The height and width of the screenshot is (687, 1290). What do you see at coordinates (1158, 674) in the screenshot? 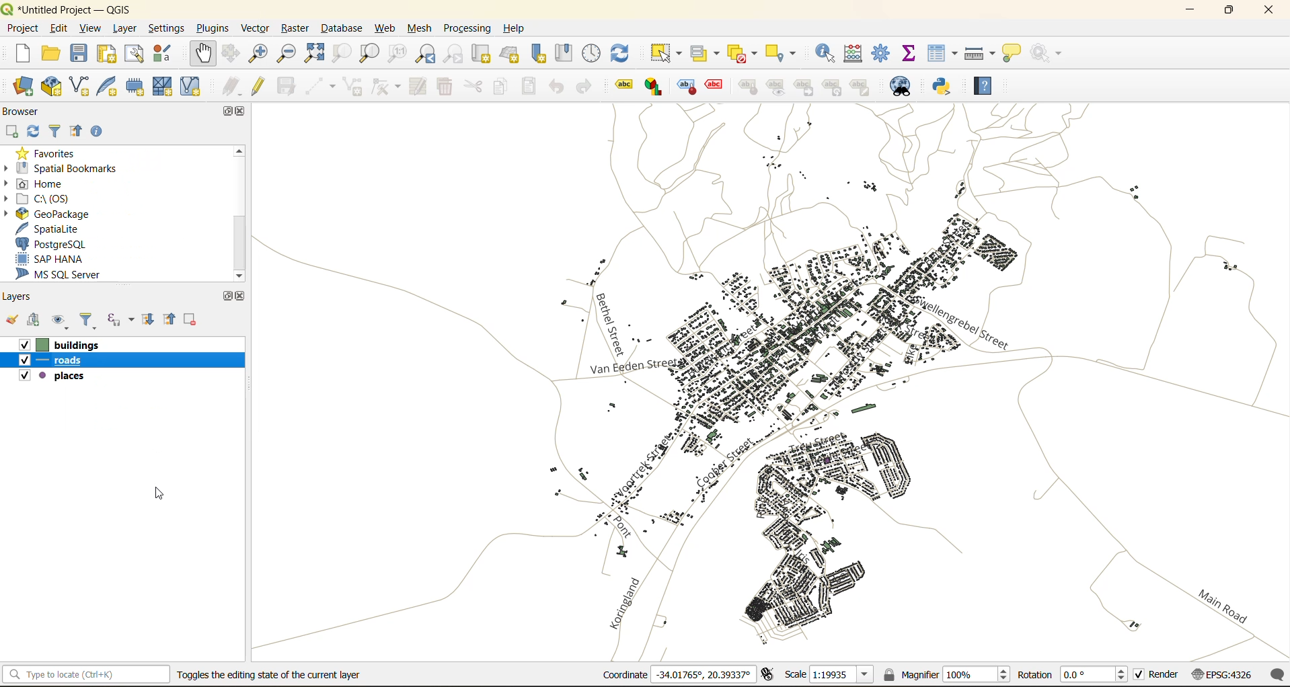
I see `render` at bounding box center [1158, 674].